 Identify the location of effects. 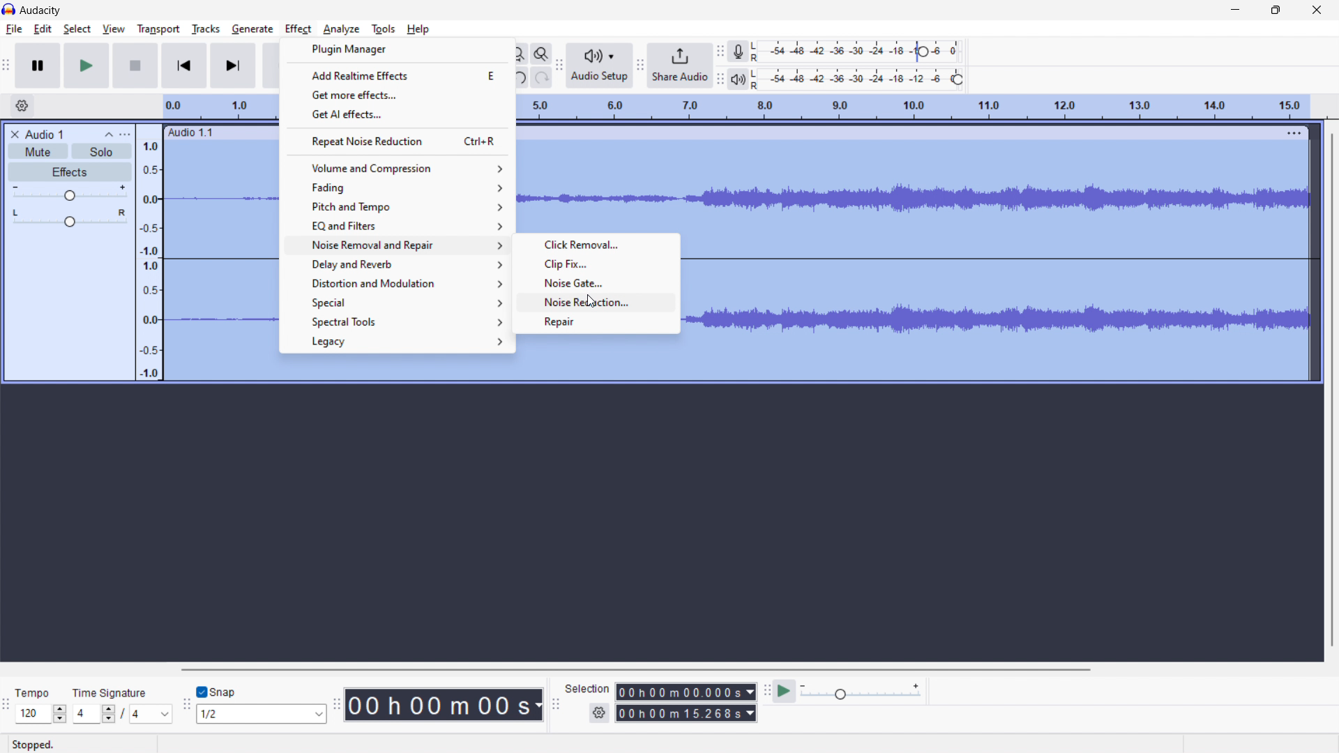
(70, 172).